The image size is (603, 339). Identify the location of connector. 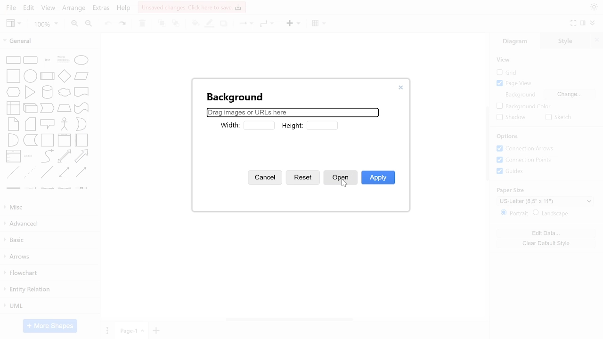
(244, 24).